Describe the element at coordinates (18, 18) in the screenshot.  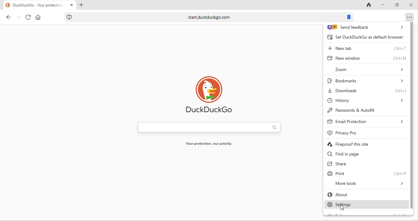
I see `forward` at that location.